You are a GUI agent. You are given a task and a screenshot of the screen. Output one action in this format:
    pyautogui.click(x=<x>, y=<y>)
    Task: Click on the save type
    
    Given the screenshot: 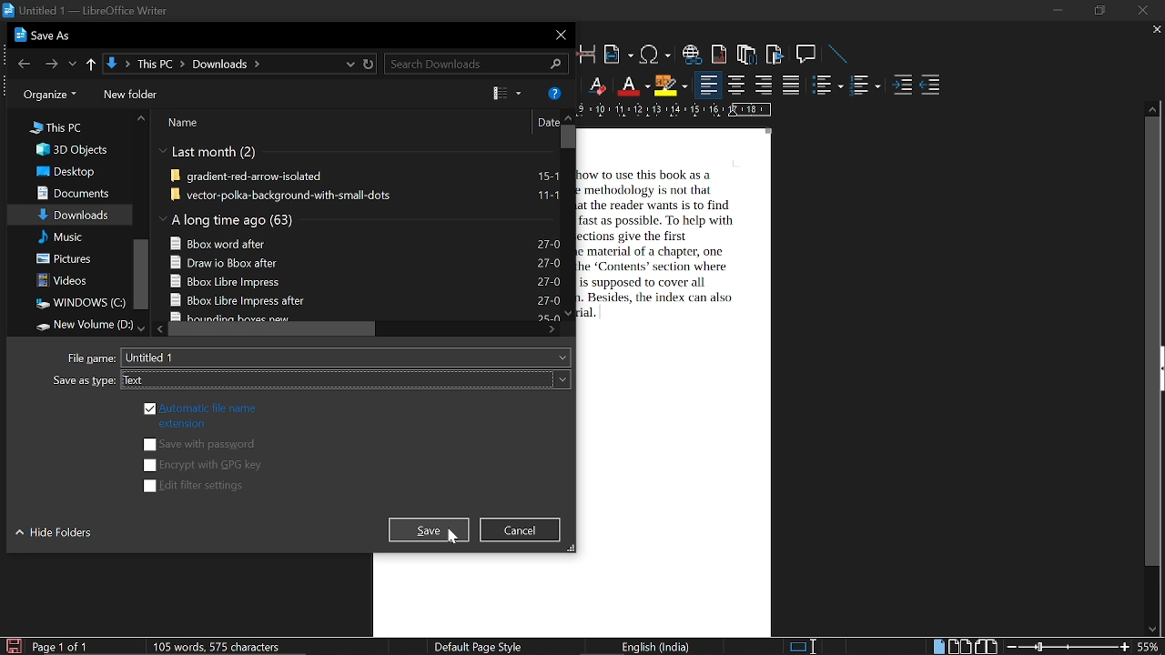 What is the action you would take?
    pyautogui.click(x=345, y=379)
    